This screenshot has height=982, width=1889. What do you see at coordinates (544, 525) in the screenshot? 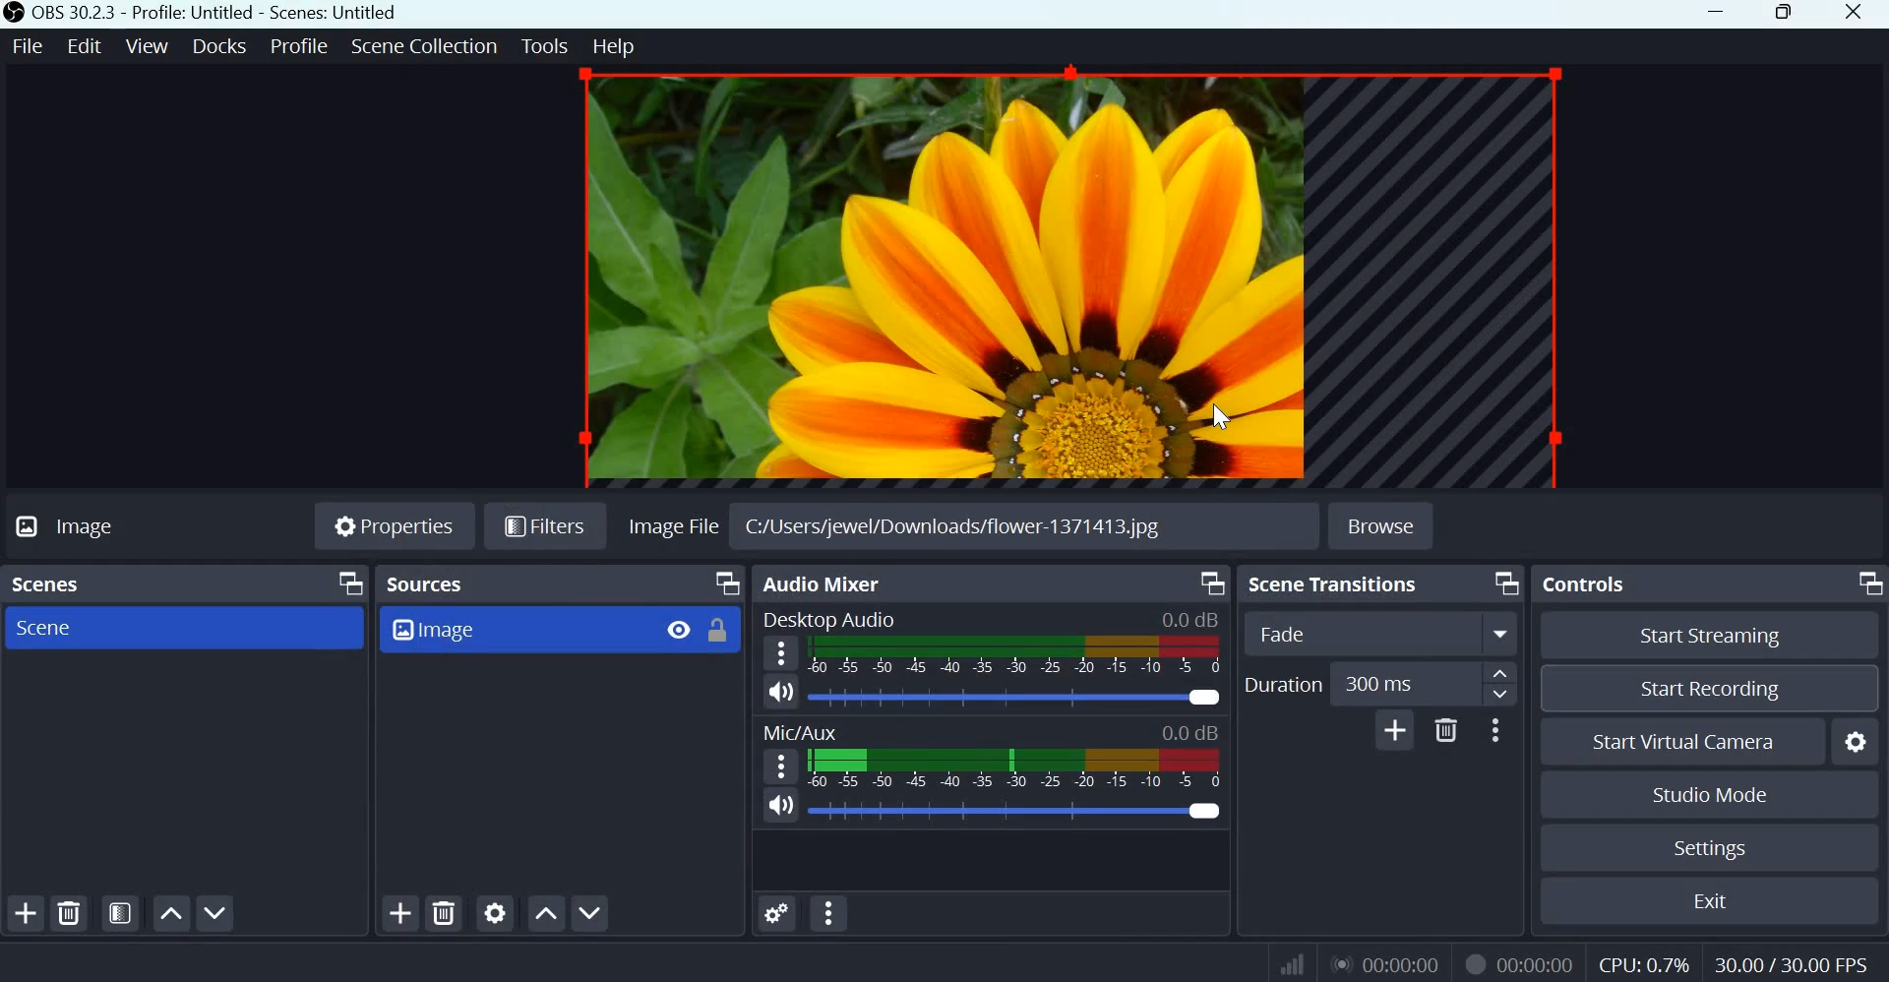
I see `Filters` at bounding box center [544, 525].